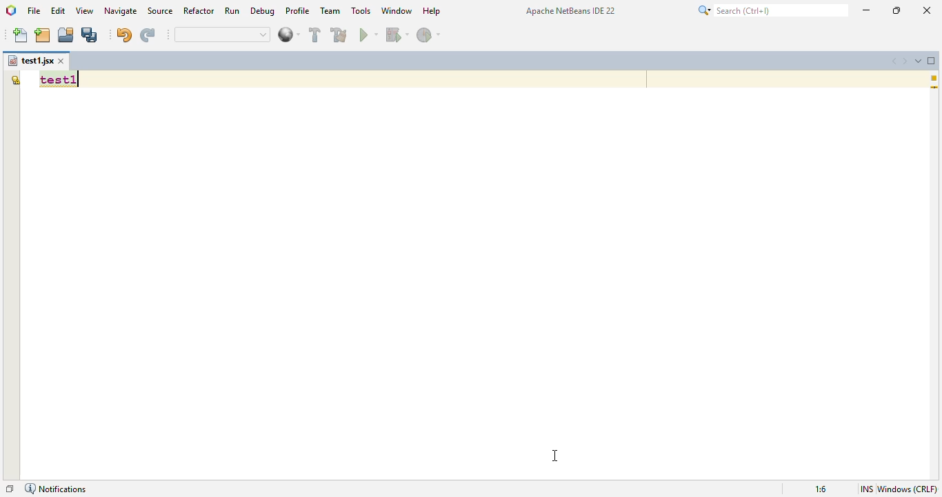 Image resolution: width=942 pixels, height=497 pixels. Describe the element at coordinates (331, 10) in the screenshot. I see `team` at that location.